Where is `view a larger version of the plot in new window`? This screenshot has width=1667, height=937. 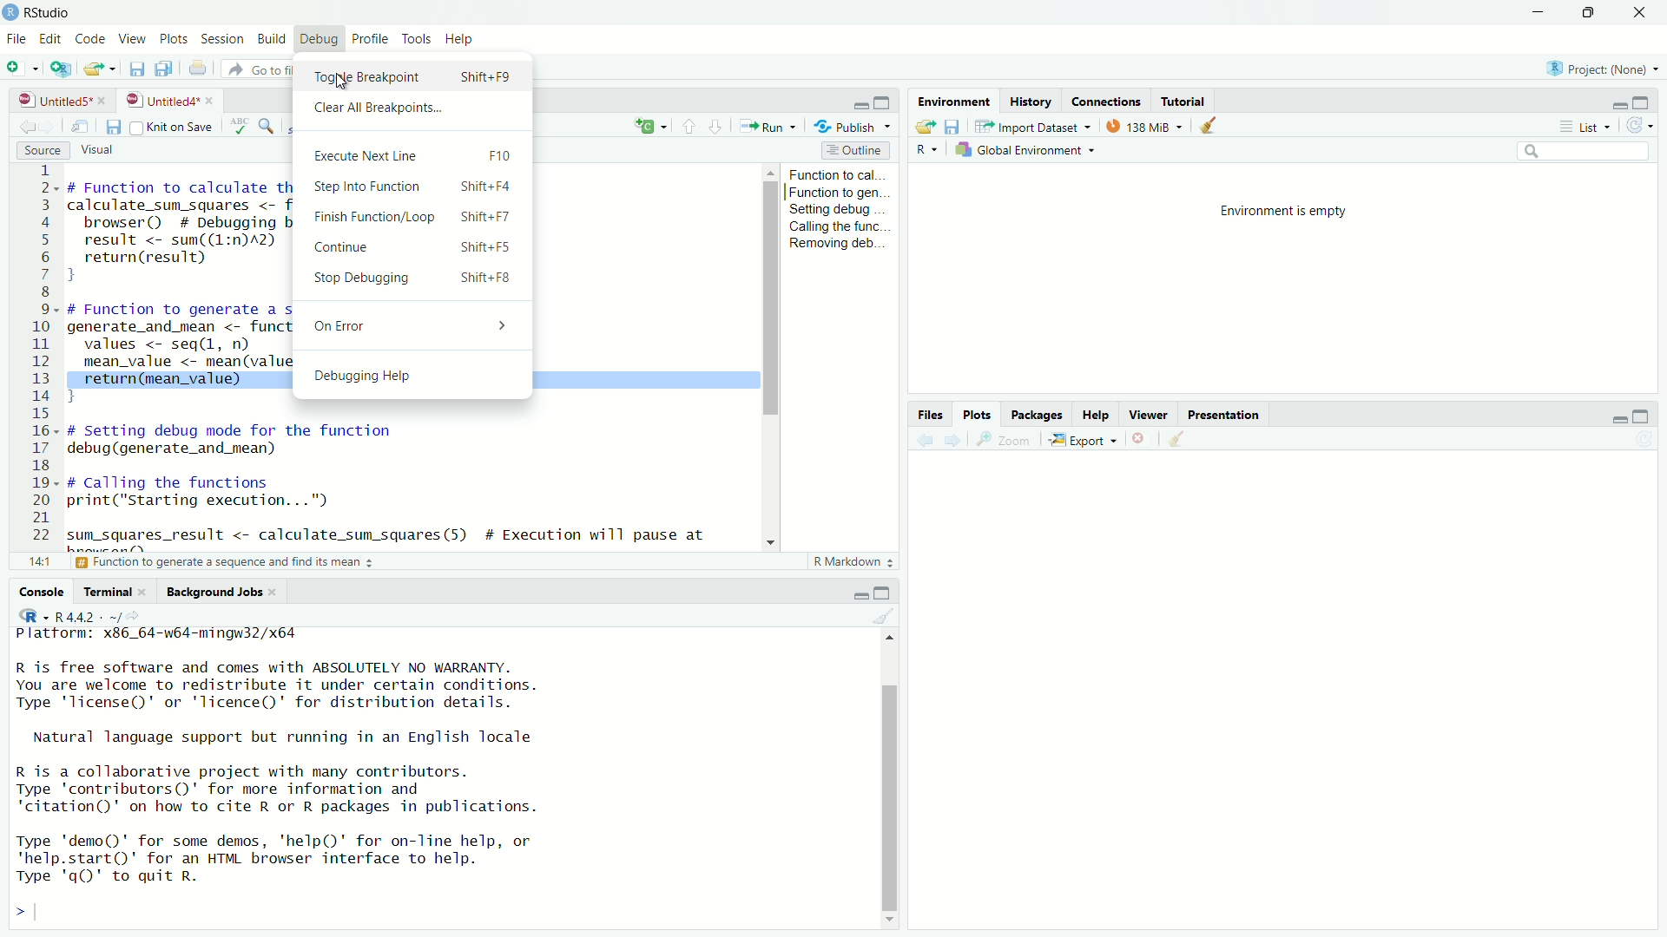
view a larger version of the plot in new window is located at coordinates (1009, 440).